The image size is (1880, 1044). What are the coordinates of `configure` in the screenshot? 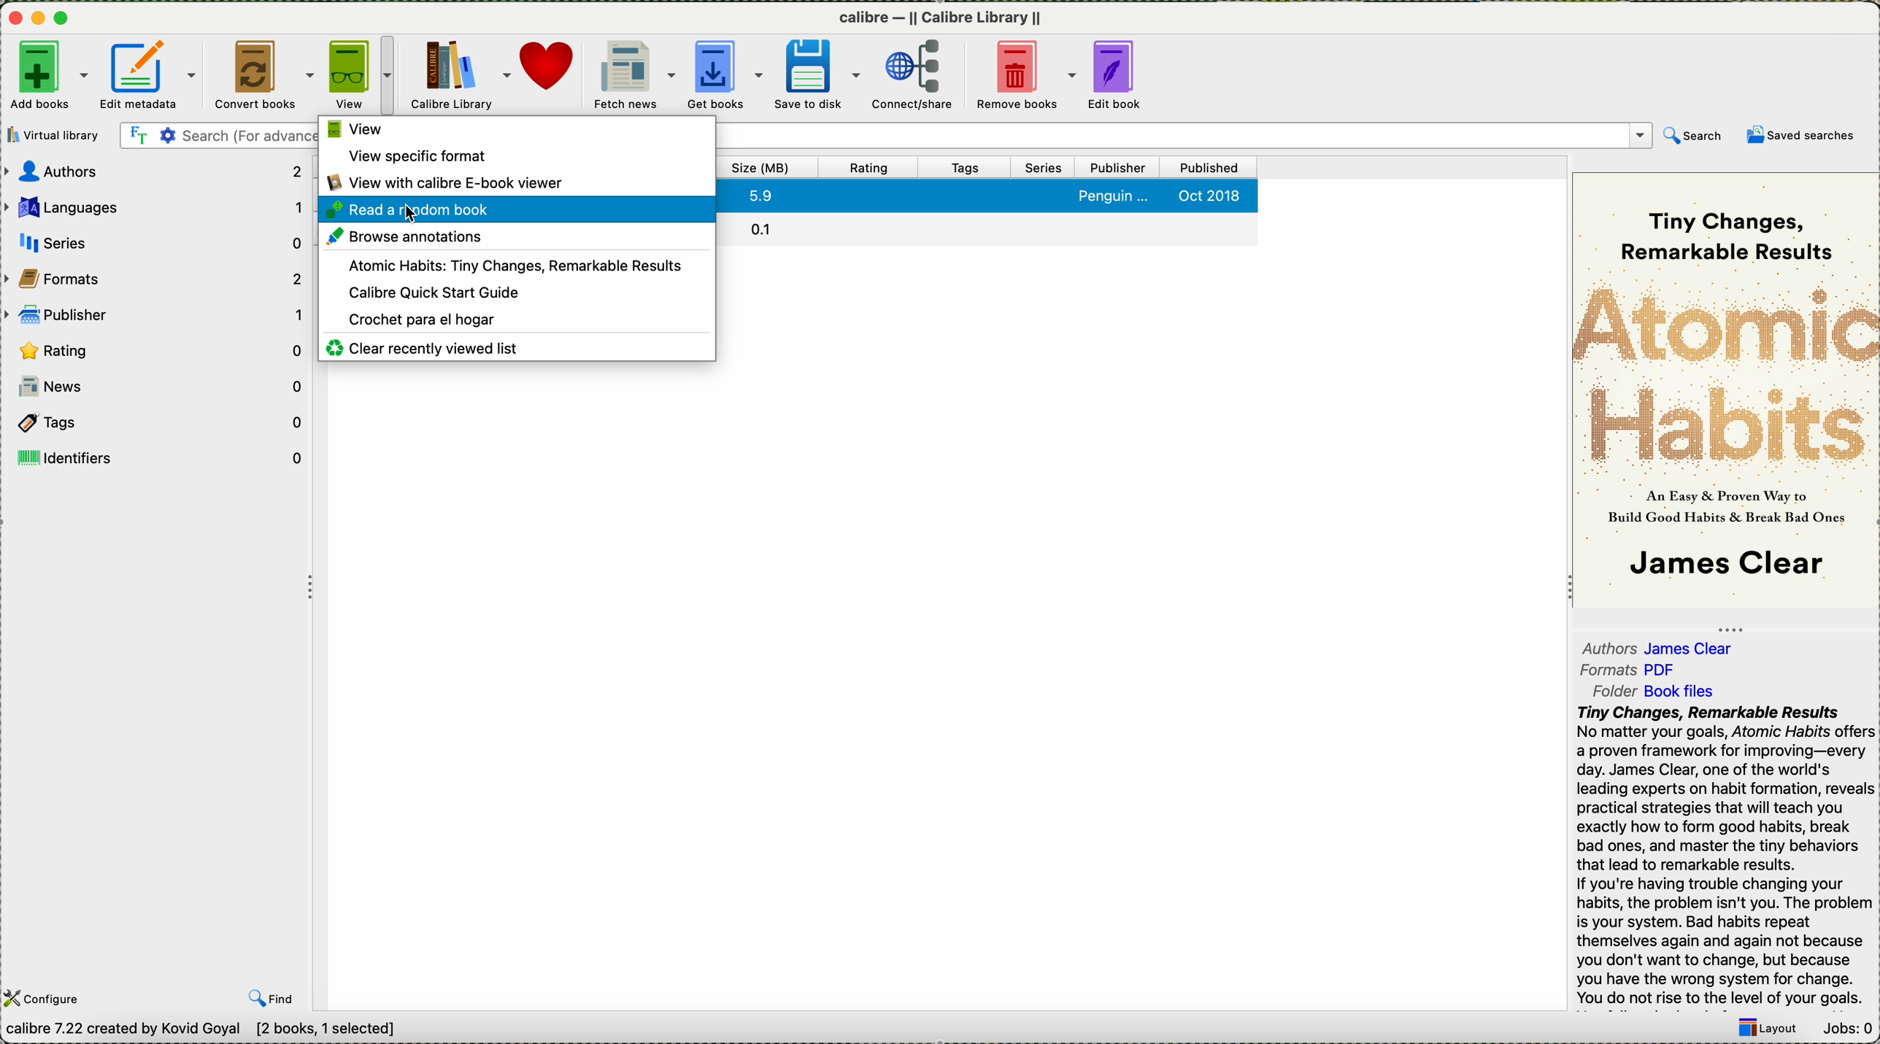 It's located at (44, 999).